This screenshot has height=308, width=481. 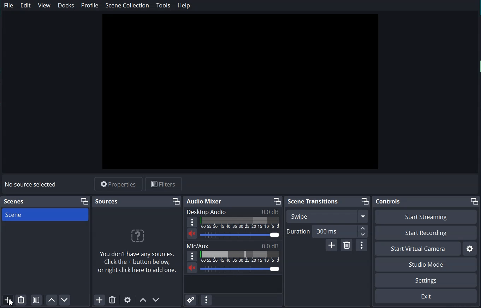 What do you see at coordinates (84, 201) in the screenshot?
I see `Maximize` at bounding box center [84, 201].